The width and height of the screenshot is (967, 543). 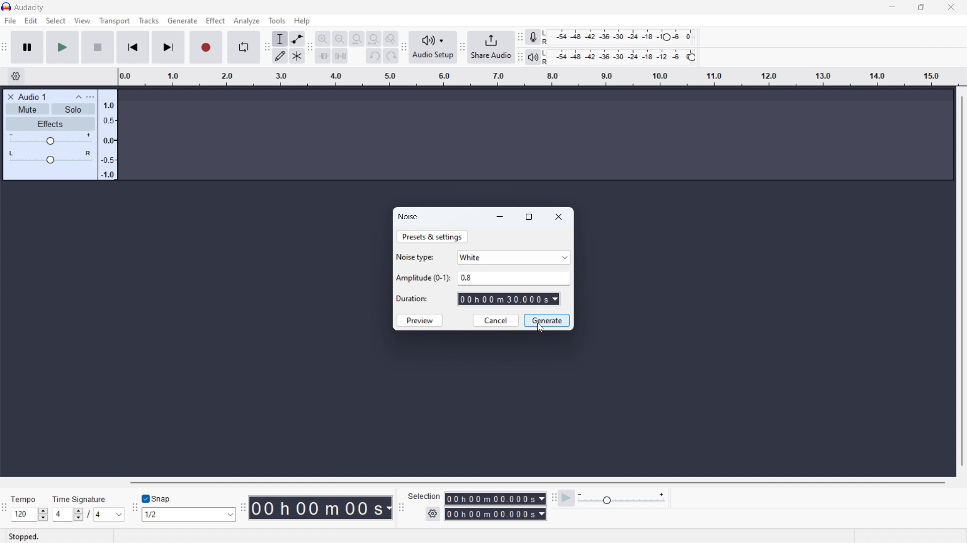 What do you see at coordinates (50, 157) in the screenshot?
I see `pan: center` at bounding box center [50, 157].